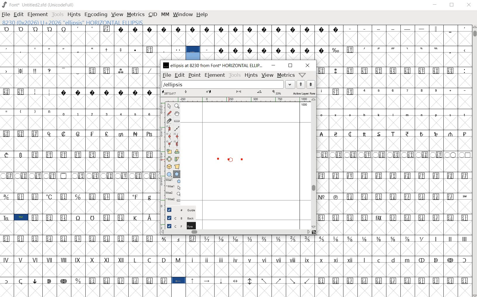 The width and height of the screenshot is (477, 297). What do you see at coordinates (474, 161) in the screenshot?
I see `SCROLLBAR` at bounding box center [474, 161].